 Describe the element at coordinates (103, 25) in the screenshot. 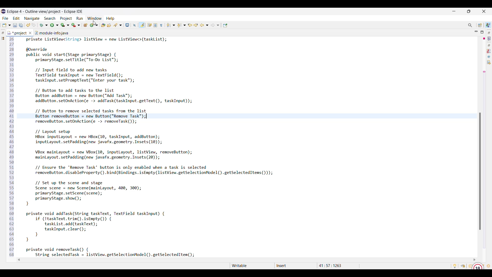

I see `Open type` at that location.